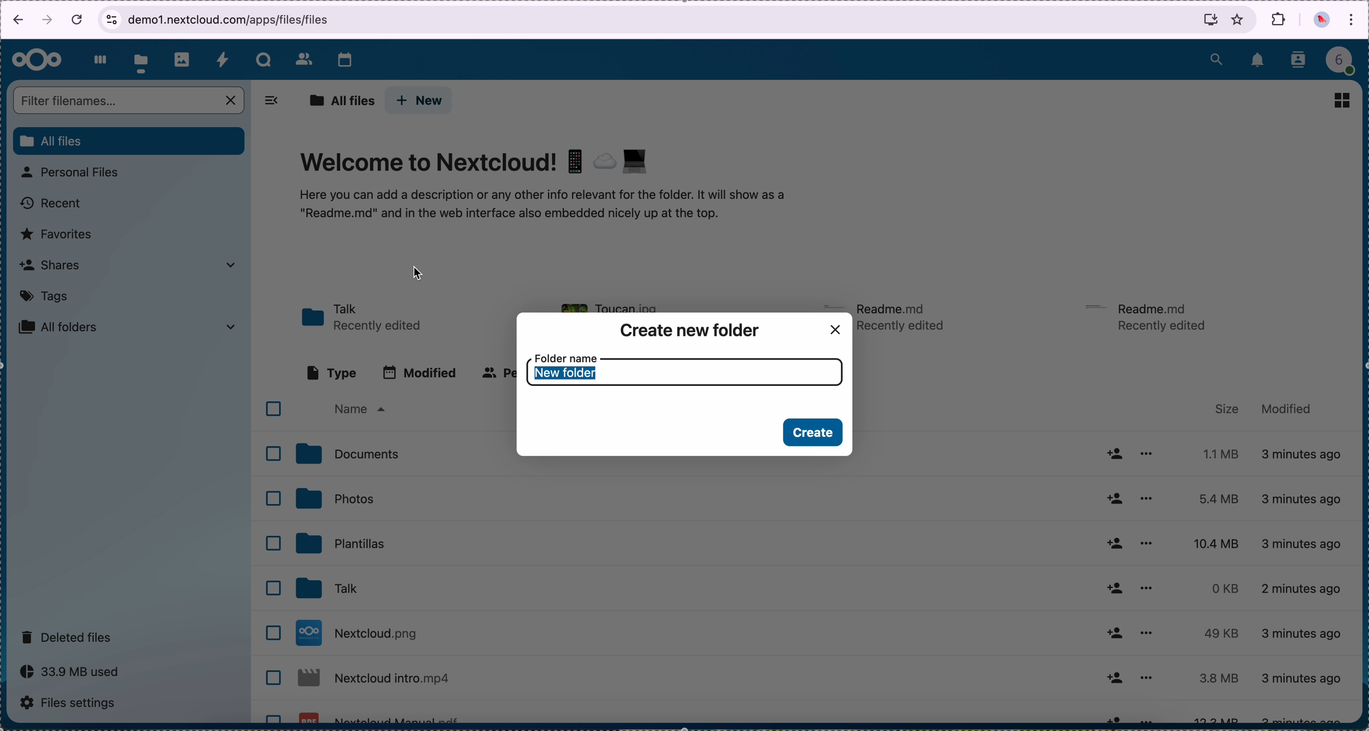 The image size is (1369, 731). What do you see at coordinates (686, 372) in the screenshot?
I see `folder name` at bounding box center [686, 372].